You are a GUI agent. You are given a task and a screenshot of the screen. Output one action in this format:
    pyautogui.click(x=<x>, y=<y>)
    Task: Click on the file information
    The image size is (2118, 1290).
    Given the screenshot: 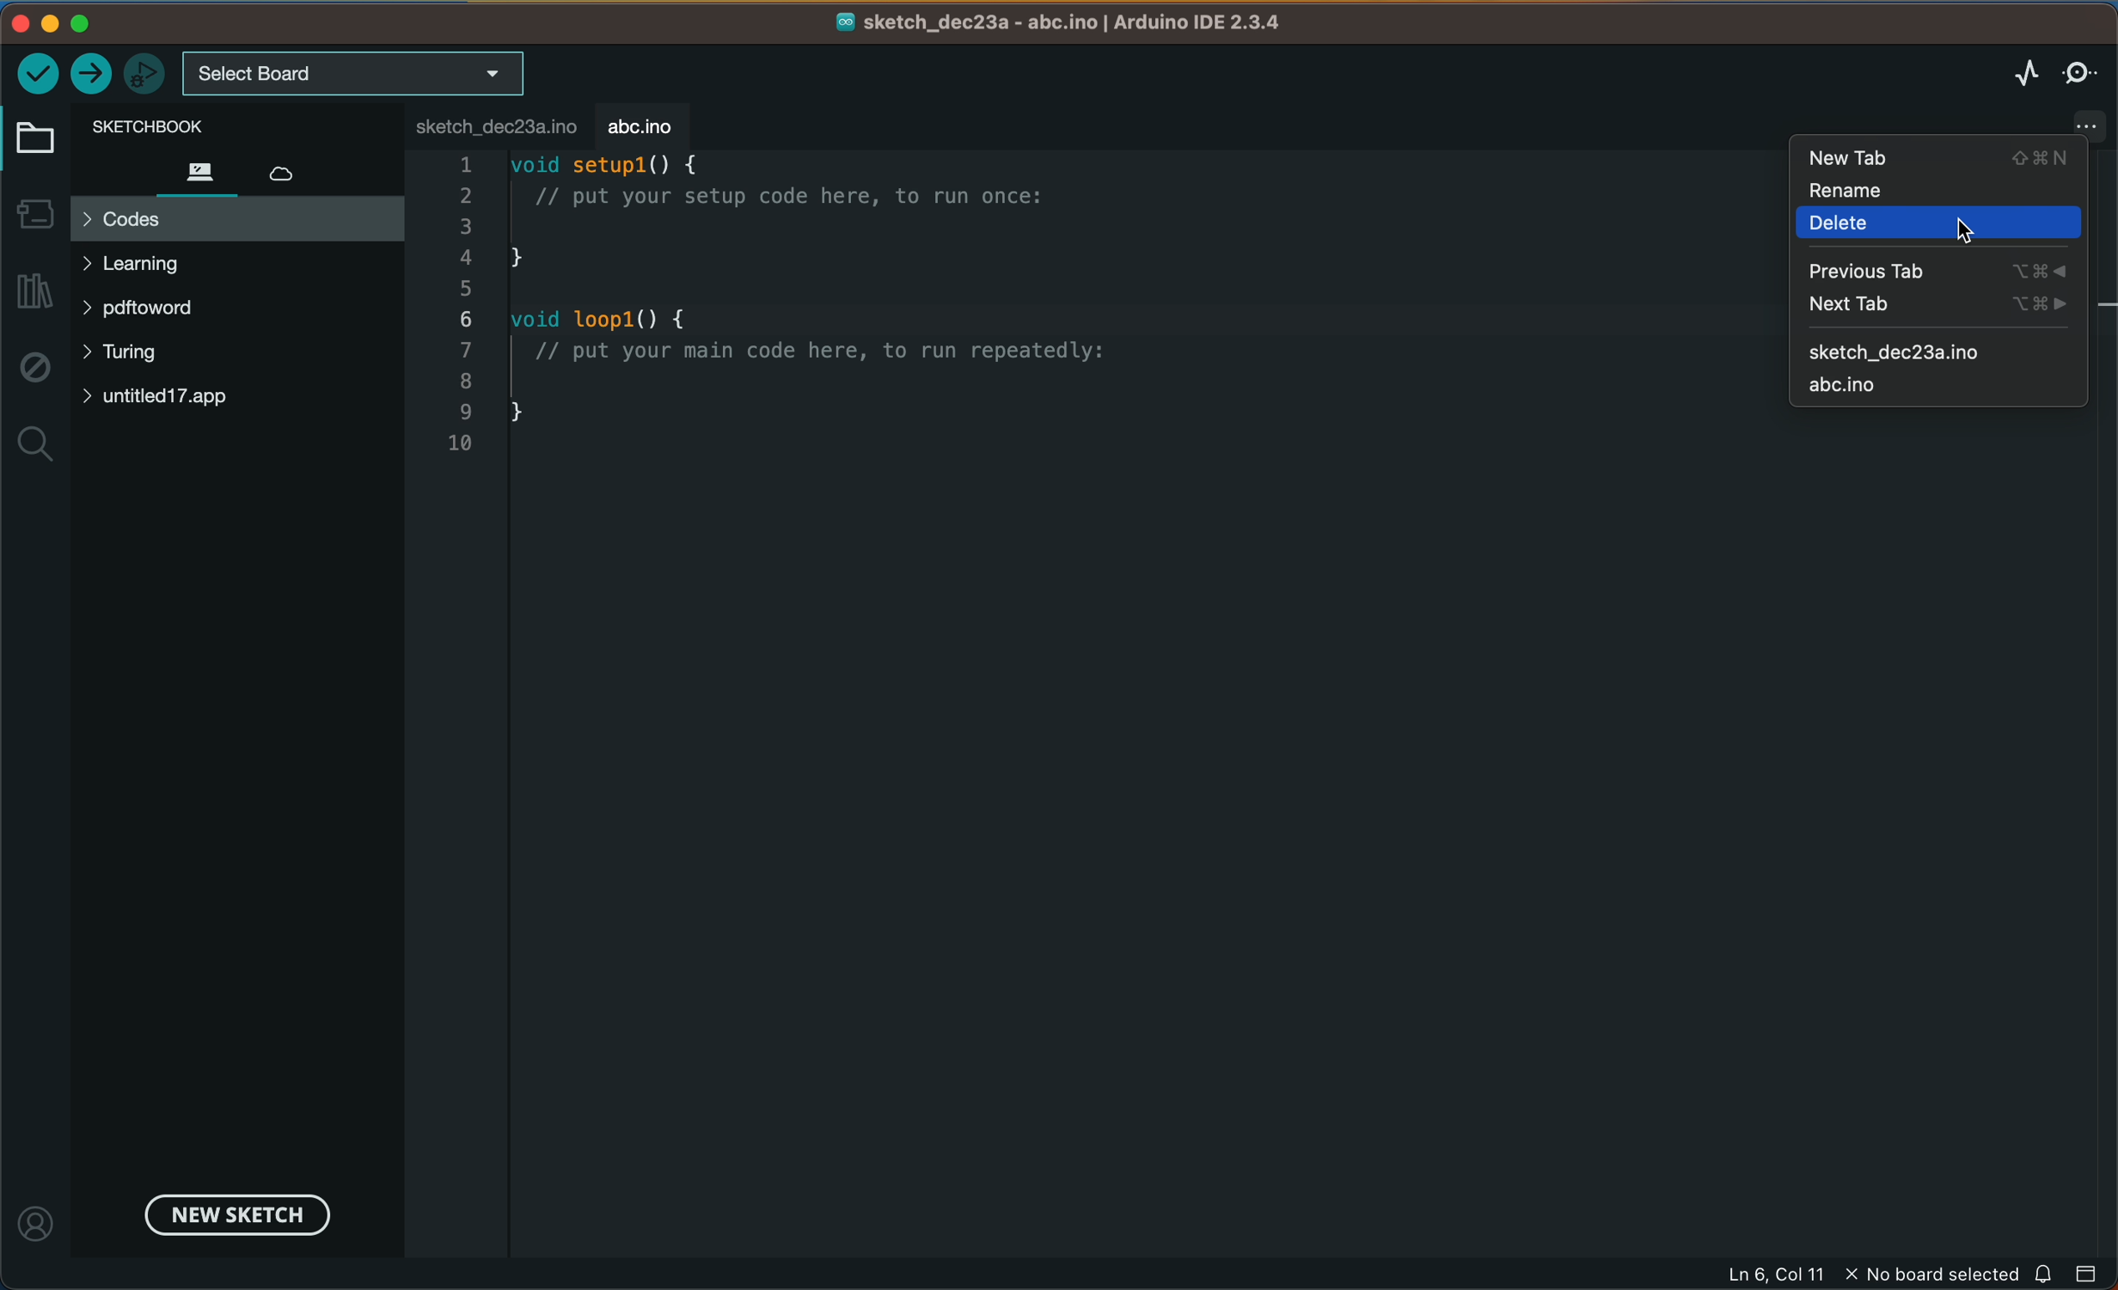 What is the action you would take?
    pyautogui.click(x=1867, y=1274)
    